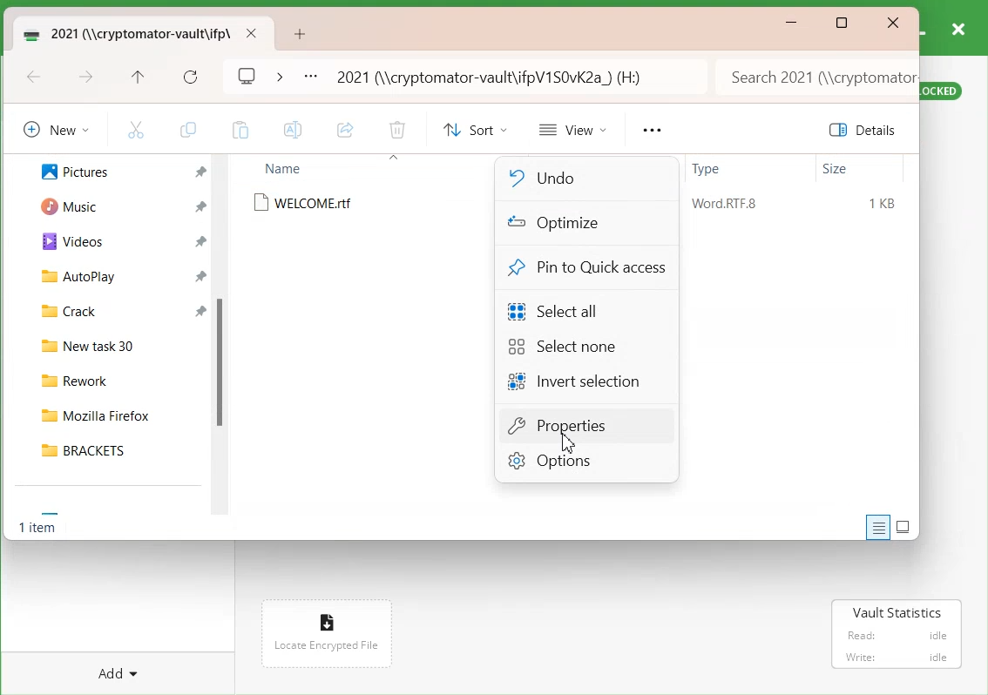  Describe the element at coordinates (201, 275) in the screenshot. I see `Pin a file` at that location.